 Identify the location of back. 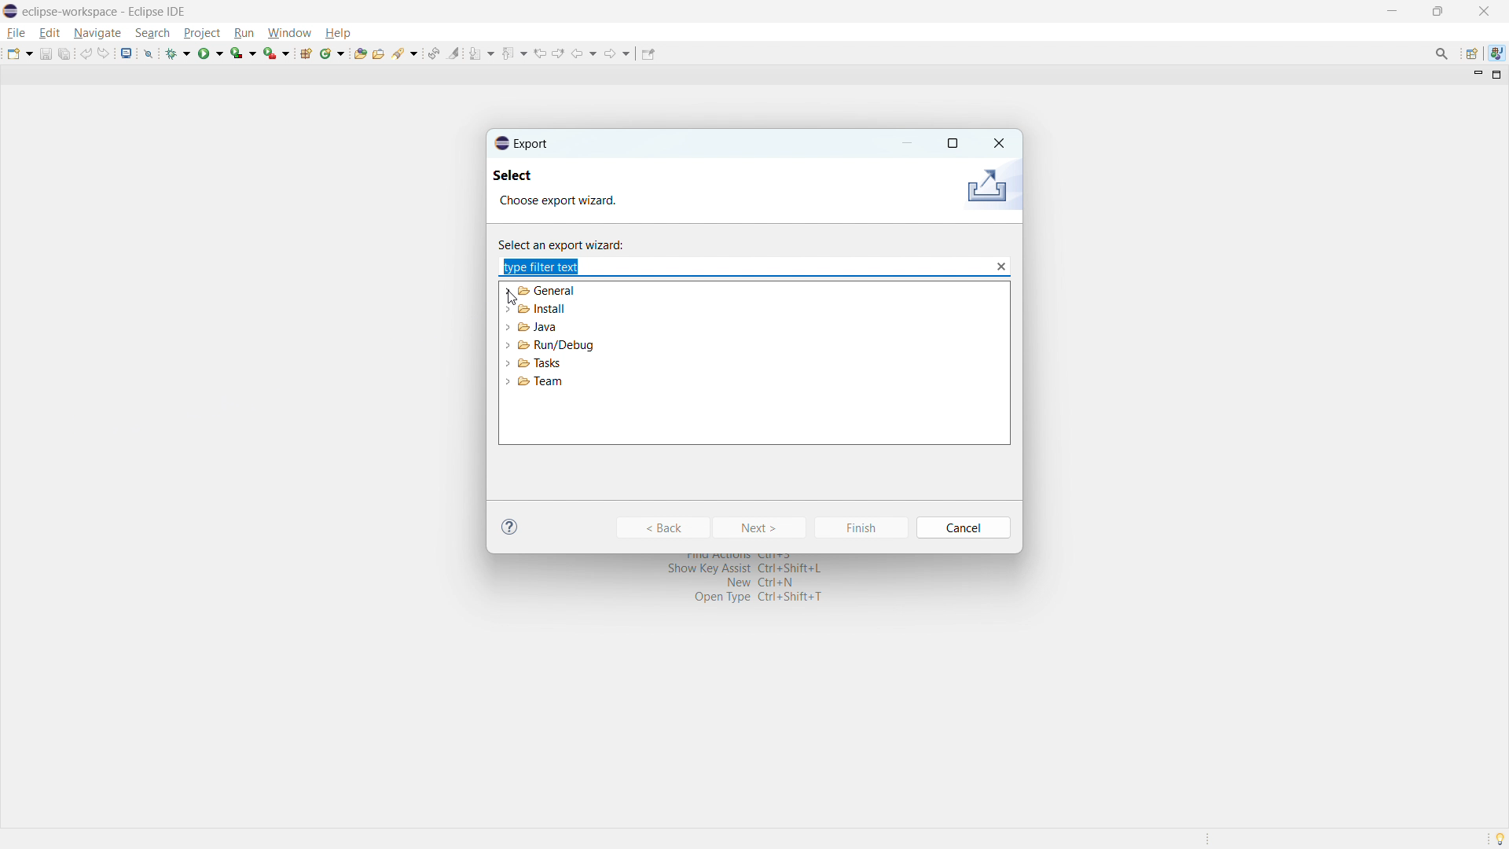
(585, 53).